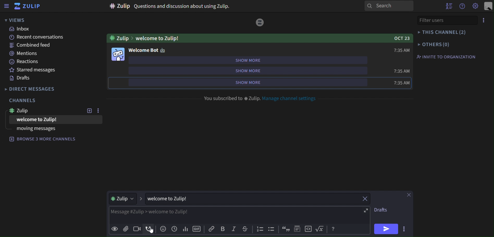  What do you see at coordinates (320, 229) in the screenshot?
I see `` at bounding box center [320, 229].